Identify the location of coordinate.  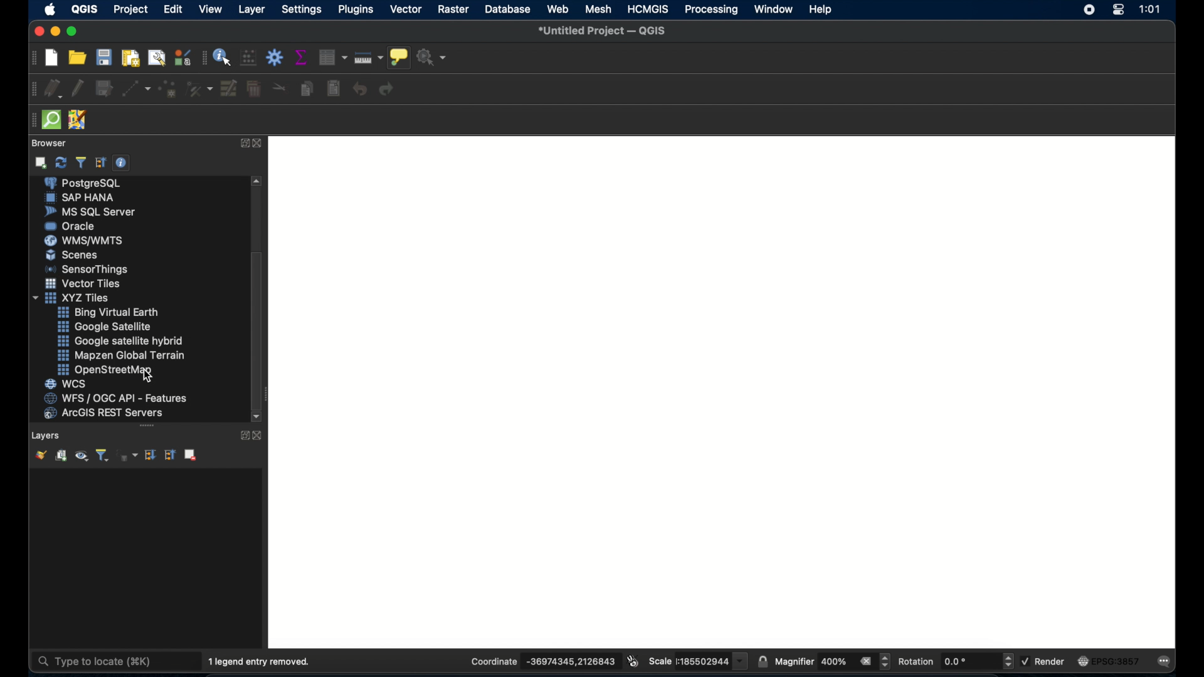
(542, 661).